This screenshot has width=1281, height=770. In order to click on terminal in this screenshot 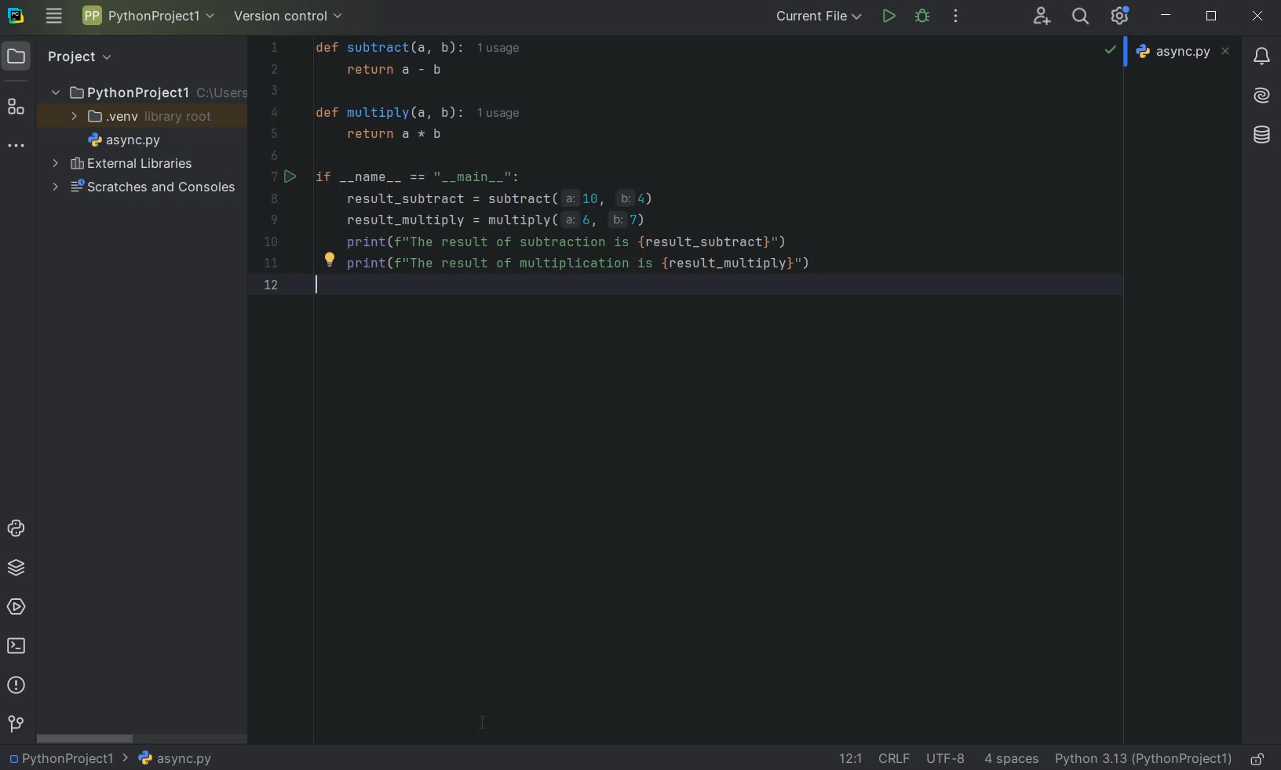, I will do `click(18, 645)`.